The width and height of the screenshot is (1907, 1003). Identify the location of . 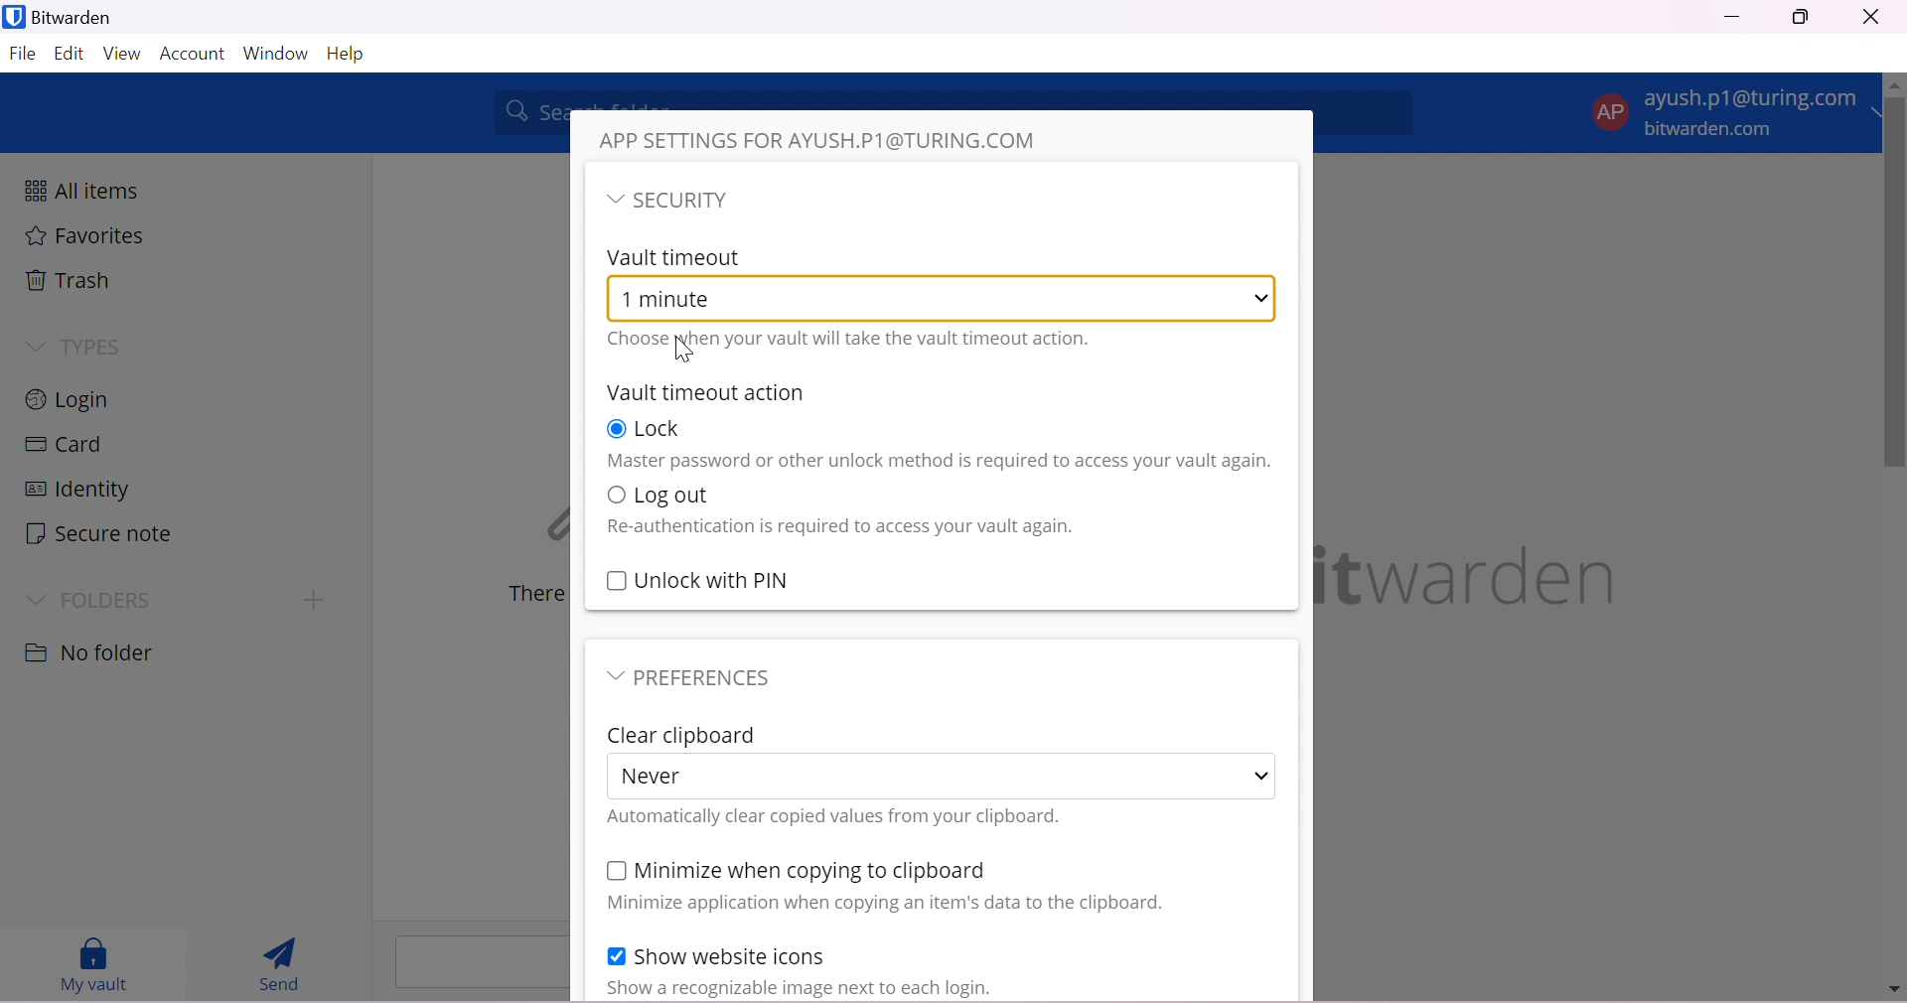
(730, 957).